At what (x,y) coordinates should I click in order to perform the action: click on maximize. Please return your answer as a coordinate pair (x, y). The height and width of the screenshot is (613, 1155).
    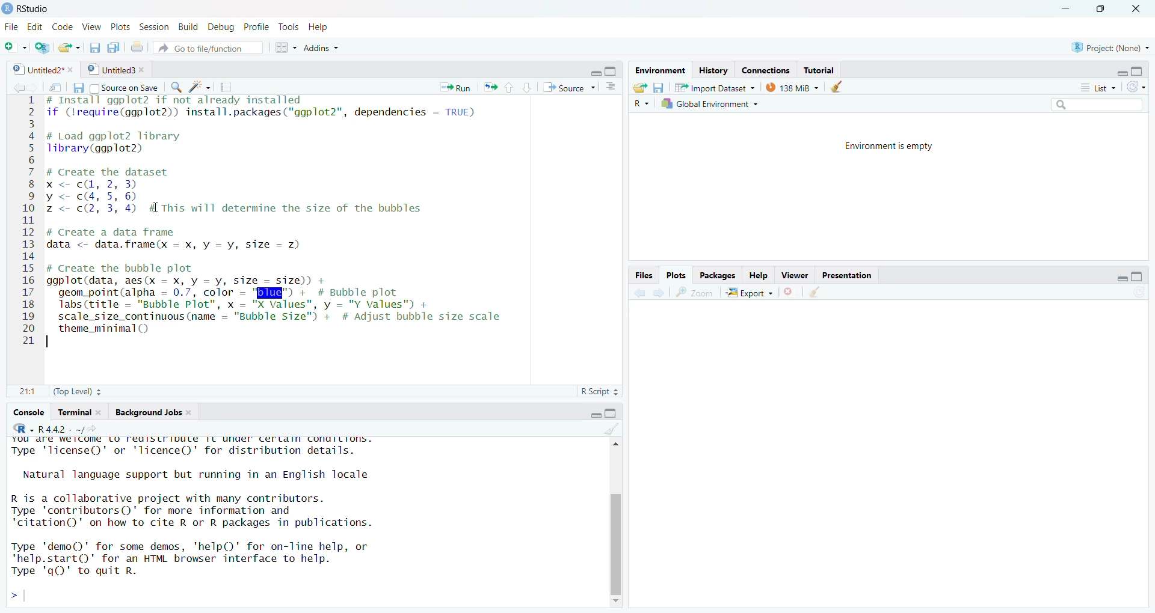
    Looking at the image, I should click on (1103, 12).